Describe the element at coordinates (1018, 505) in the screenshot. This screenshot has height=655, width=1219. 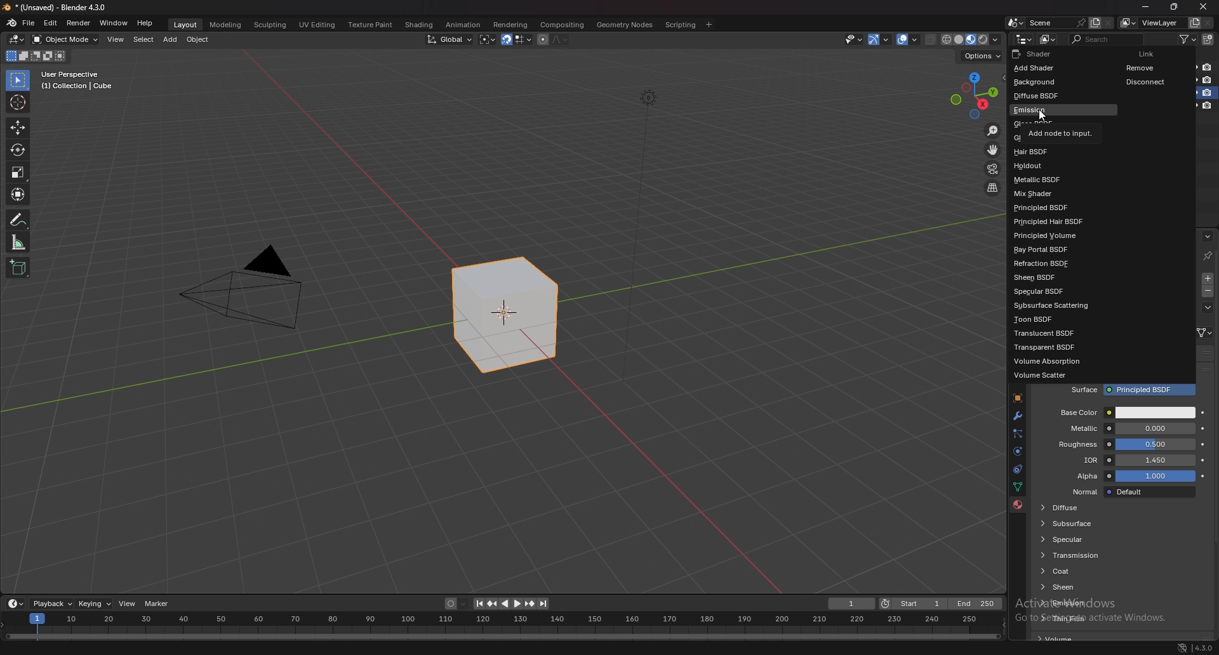
I see `material` at that location.